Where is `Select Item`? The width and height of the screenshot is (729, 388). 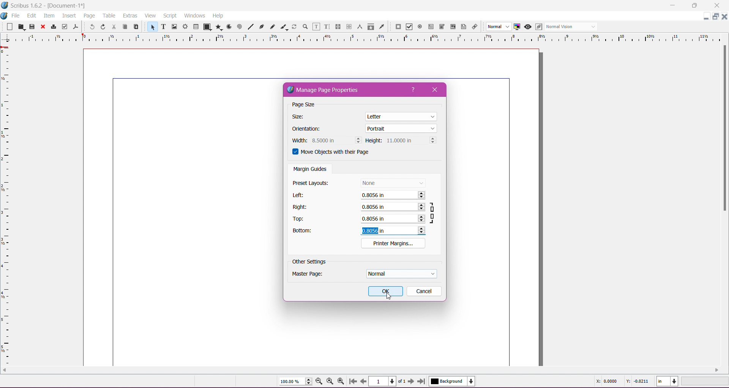
Select Item is located at coordinates (151, 27).